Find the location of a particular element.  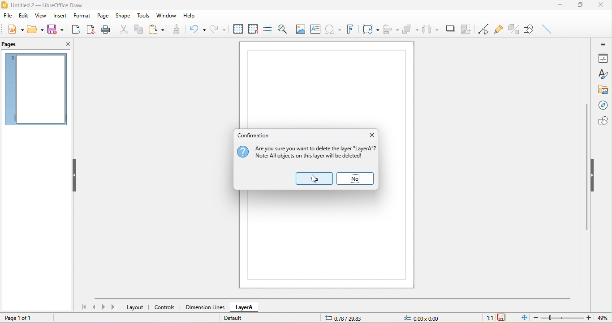

horizontal scroll bar is located at coordinates (333, 298).